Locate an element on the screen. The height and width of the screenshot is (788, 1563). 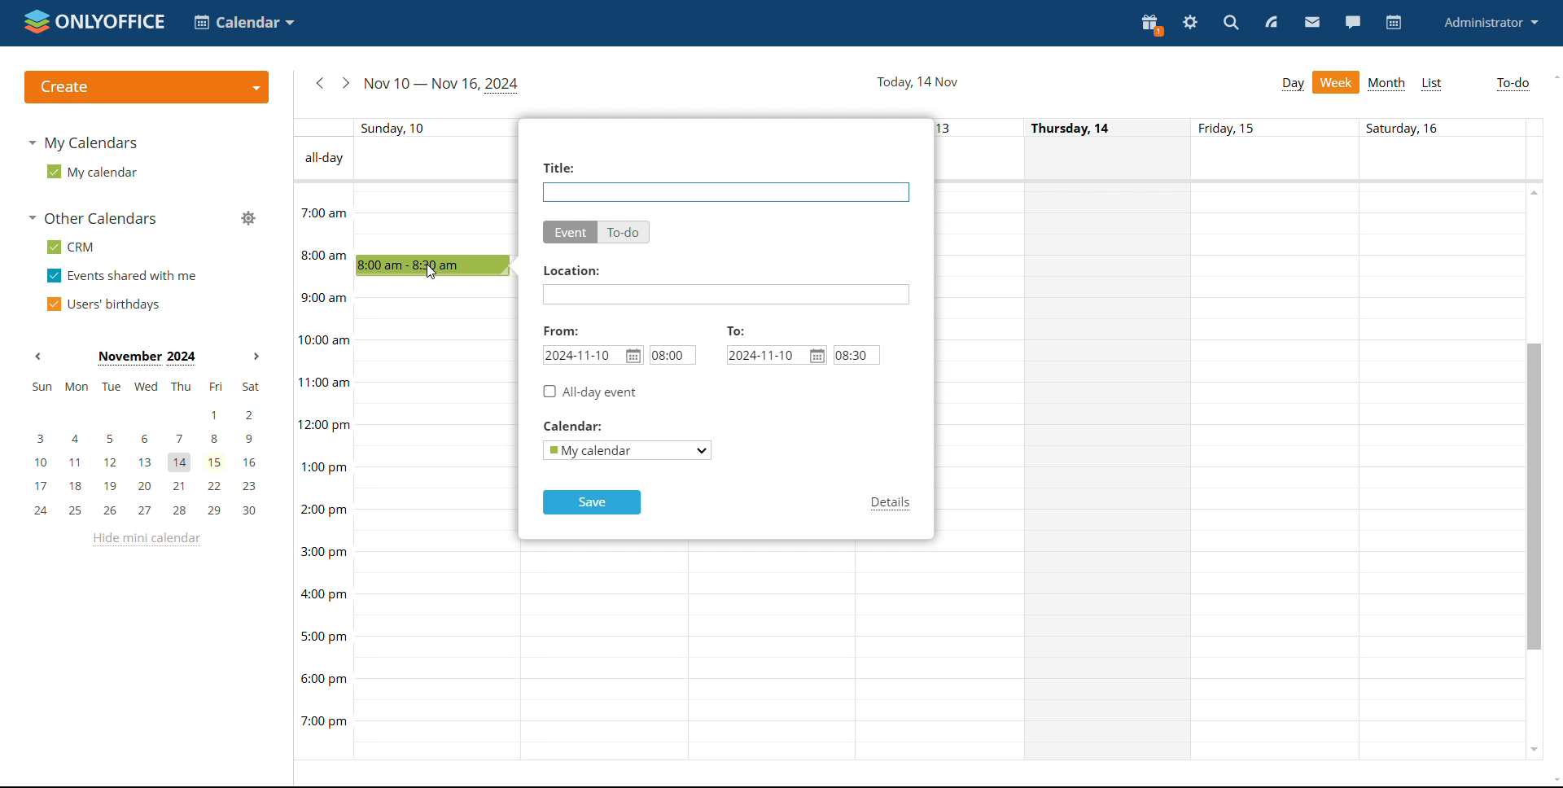
end date is located at coordinates (776, 354).